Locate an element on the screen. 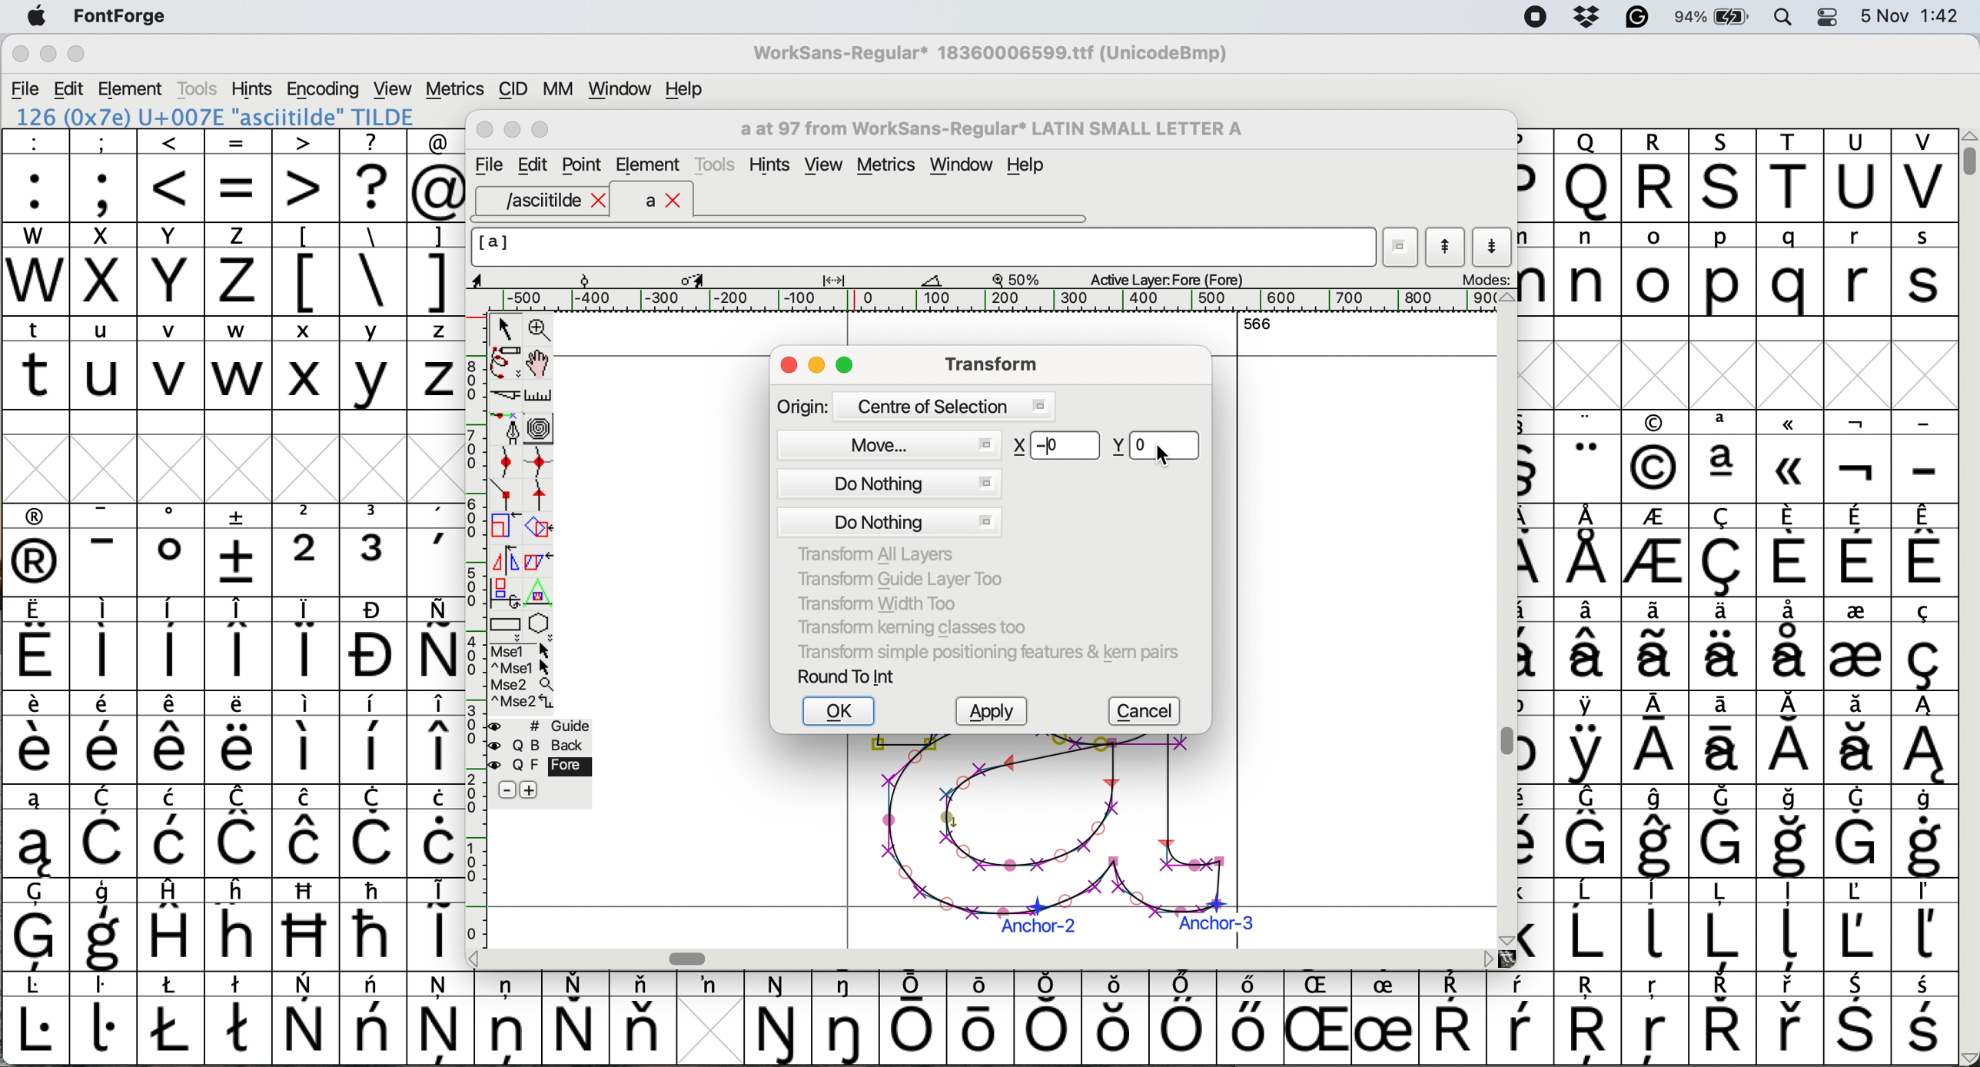 This screenshot has width=1980, height=1067. symbol is located at coordinates (1724, 457).